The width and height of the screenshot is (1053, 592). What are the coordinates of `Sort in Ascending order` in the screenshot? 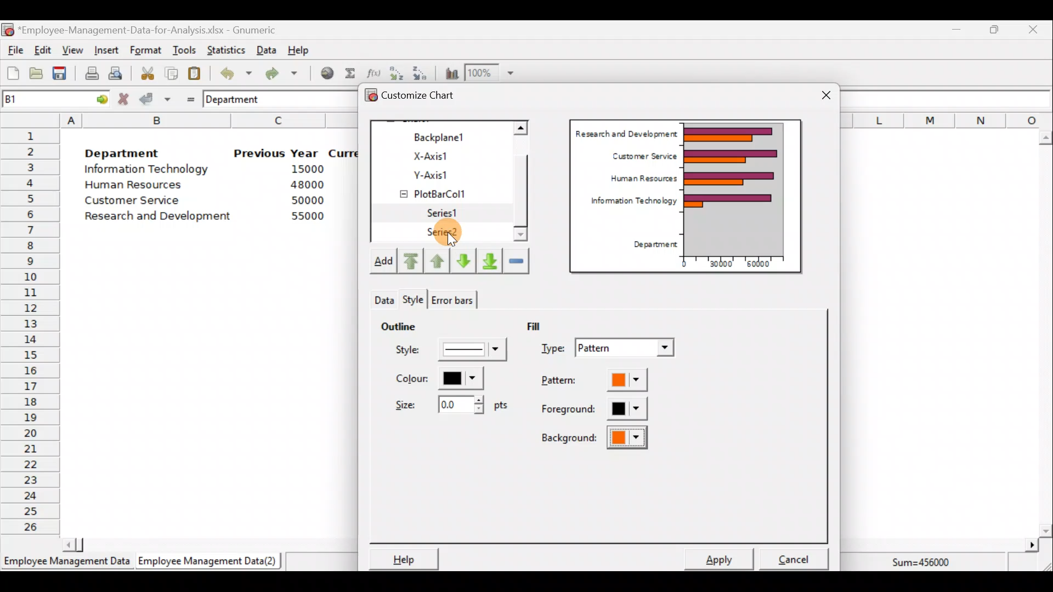 It's located at (396, 73).